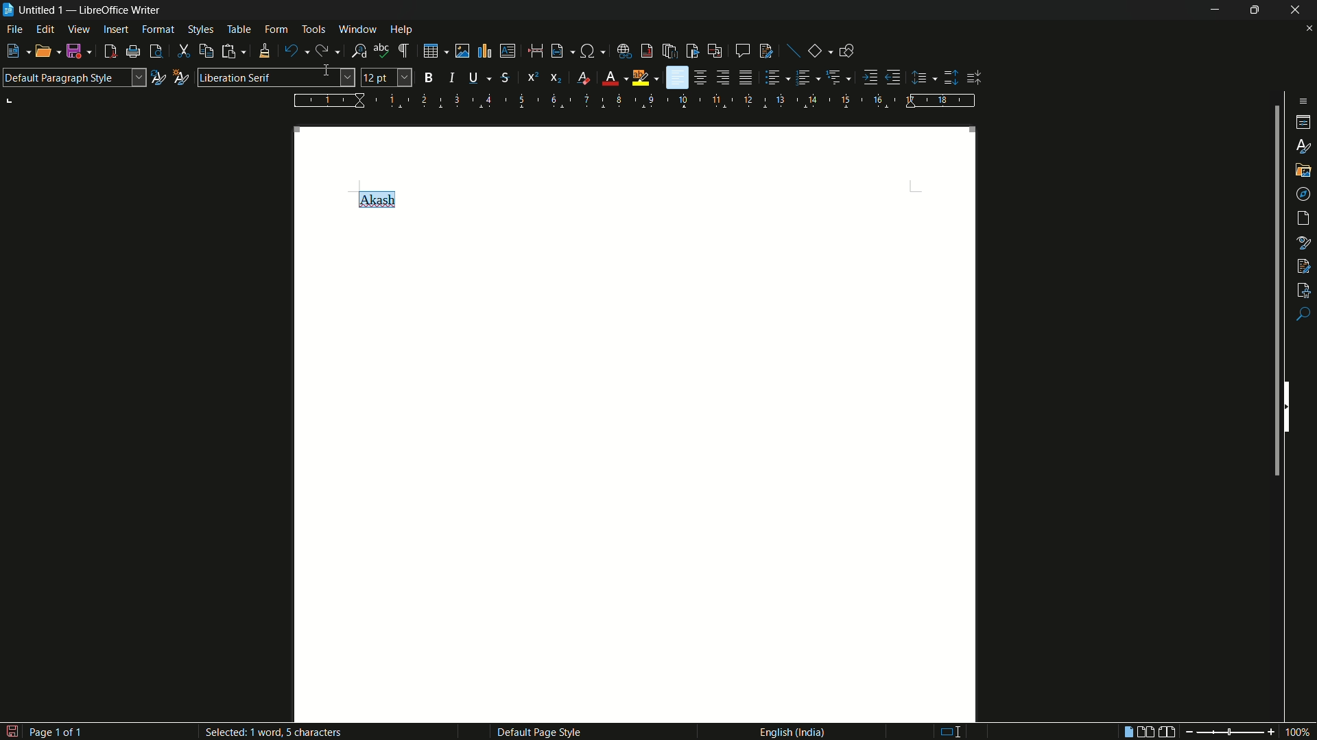 Image resolution: width=1317 pixels, height=740 pixels. Describe the element at coordinates (1305, 219) in the screenshot. I see `page` at that location.